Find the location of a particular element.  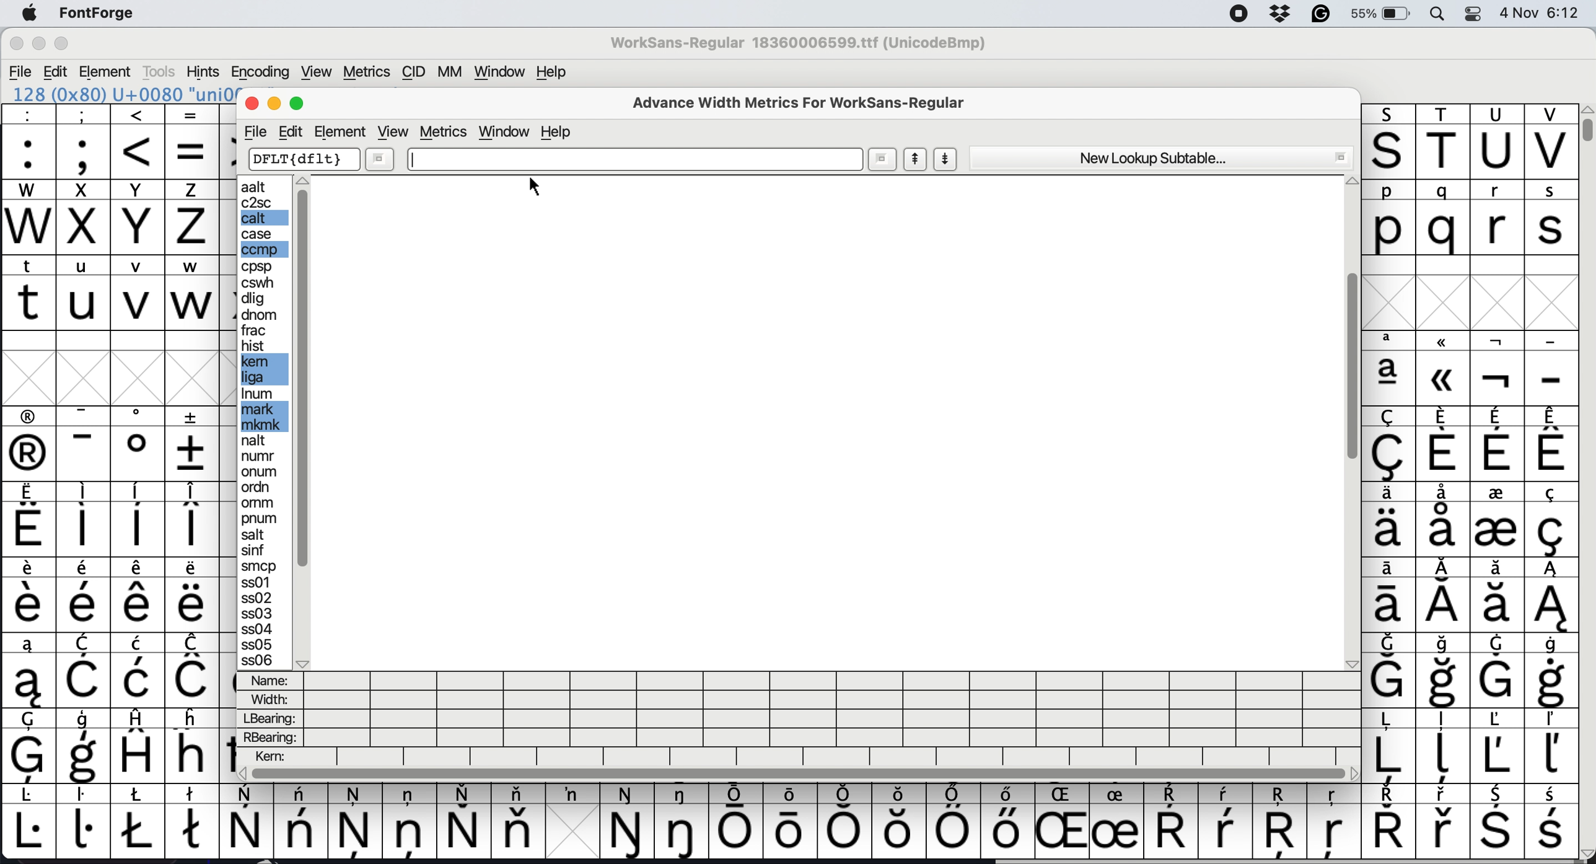

uppercase letters is located at coordinates (1463, 149).